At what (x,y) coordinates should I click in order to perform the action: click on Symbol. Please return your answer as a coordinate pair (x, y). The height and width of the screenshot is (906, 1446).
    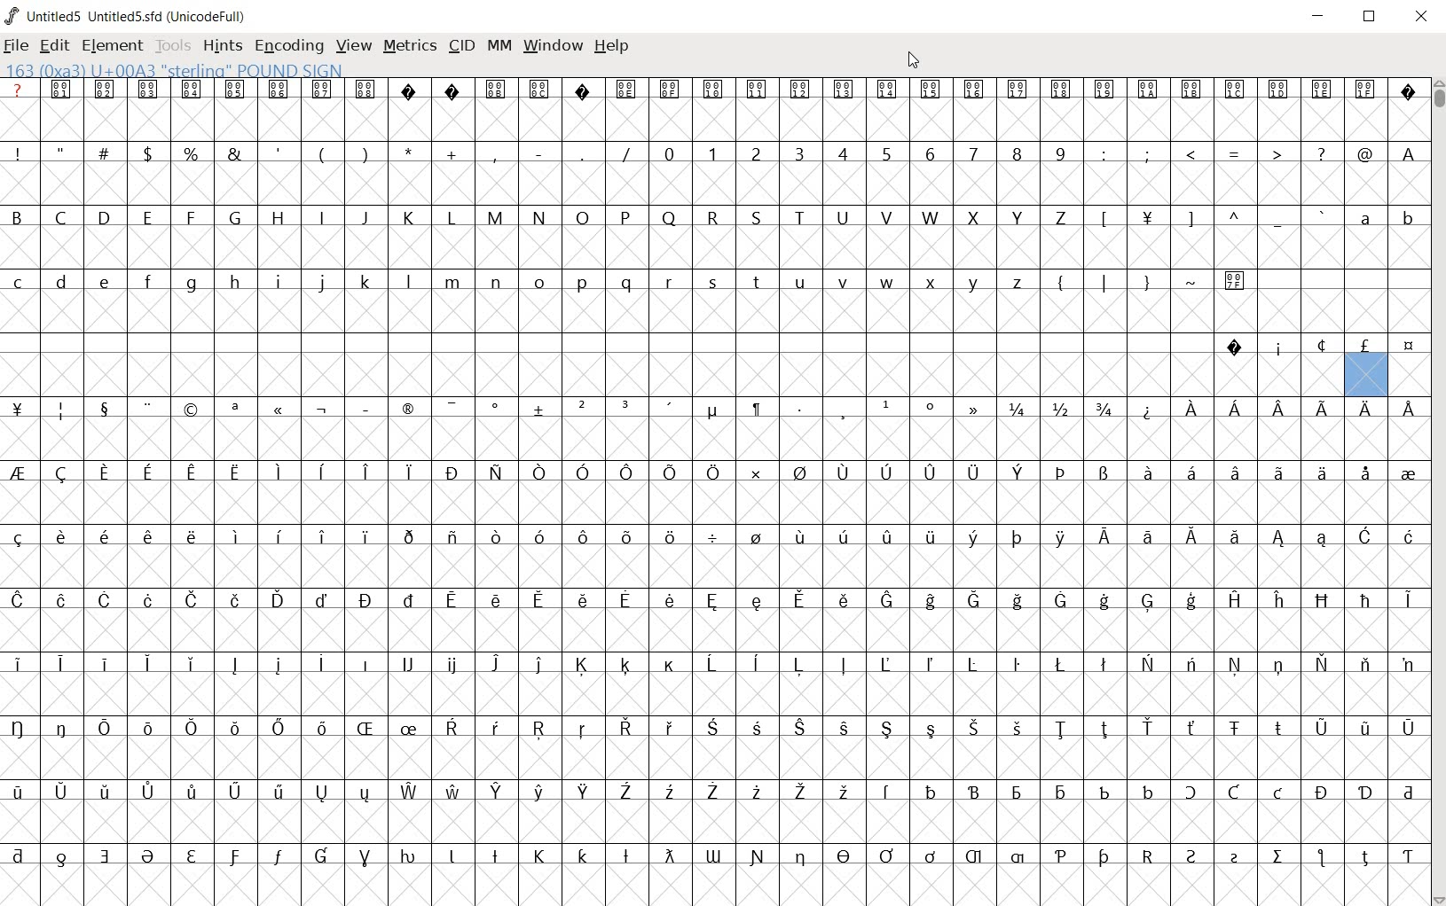
    Looking at the image, I should click on (975, 664).